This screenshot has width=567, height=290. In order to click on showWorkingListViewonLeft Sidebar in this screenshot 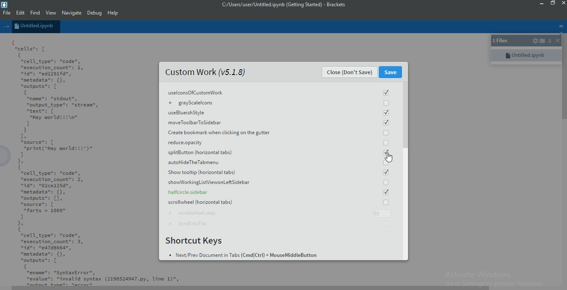, I will do `click(280, 183)`.